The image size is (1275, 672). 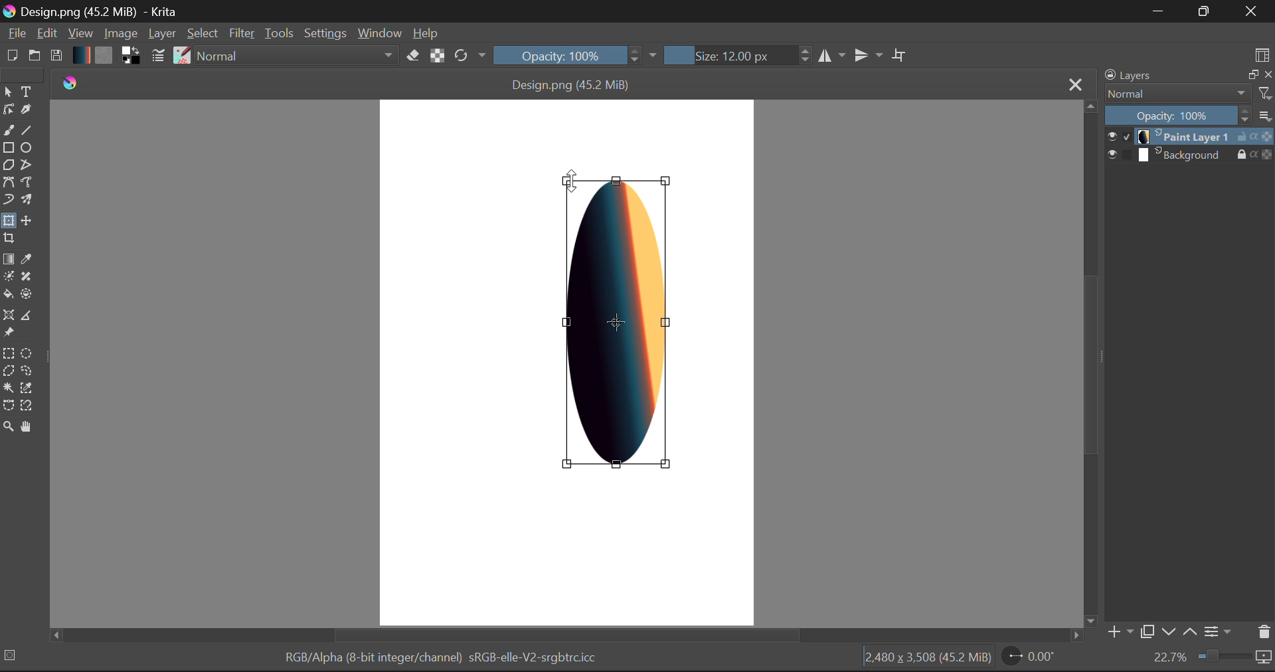 I want to click on Layers Docker Tab, so click(x=1188, y=75).